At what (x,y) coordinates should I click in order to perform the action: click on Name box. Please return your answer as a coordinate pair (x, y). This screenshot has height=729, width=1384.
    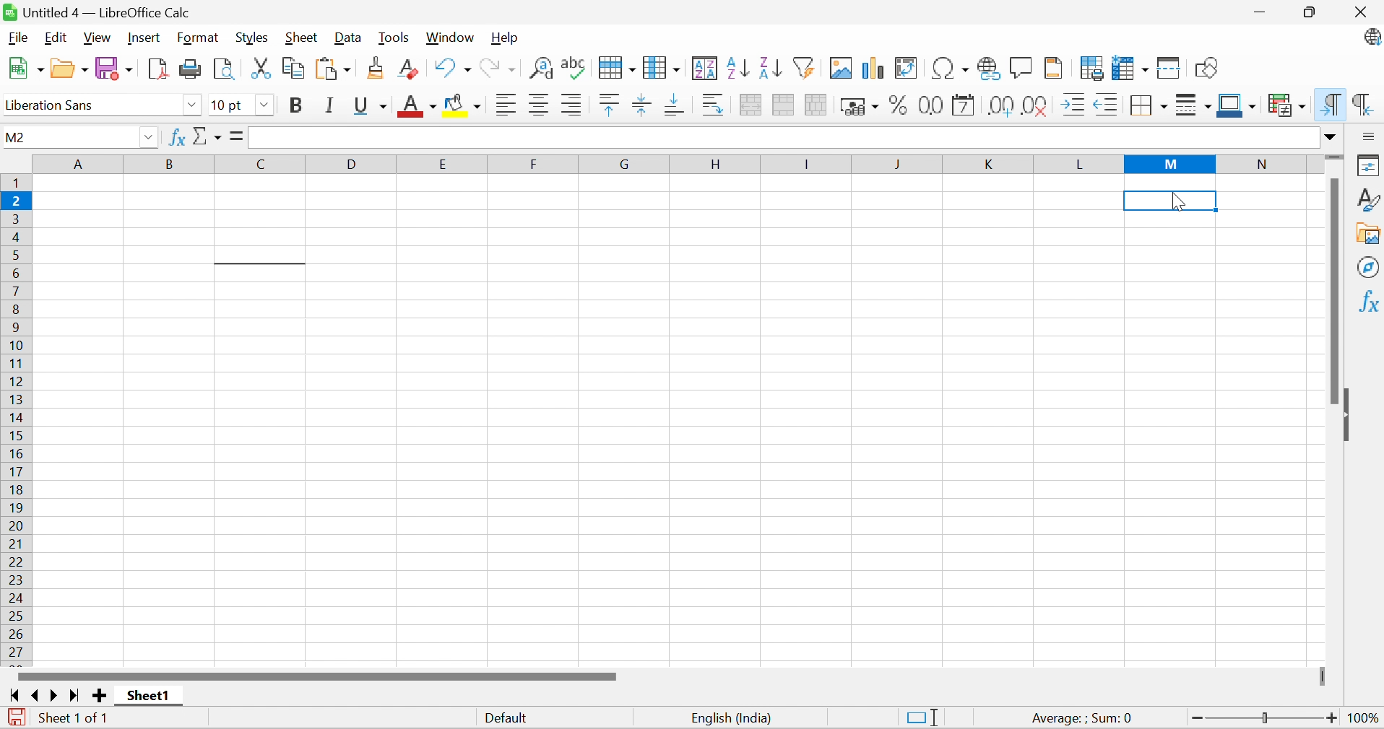
    Looking at the image, I should click on (68, 137).